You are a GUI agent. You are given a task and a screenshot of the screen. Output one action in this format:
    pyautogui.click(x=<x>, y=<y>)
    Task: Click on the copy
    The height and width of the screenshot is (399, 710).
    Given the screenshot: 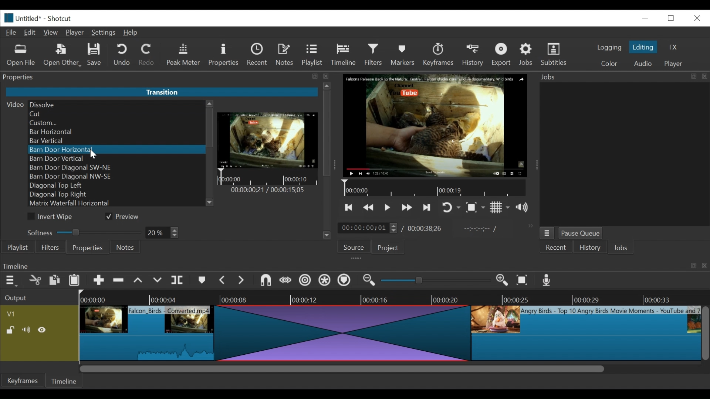 What is the action you would take?
    pyautogui.click(x=55, y=281)
    